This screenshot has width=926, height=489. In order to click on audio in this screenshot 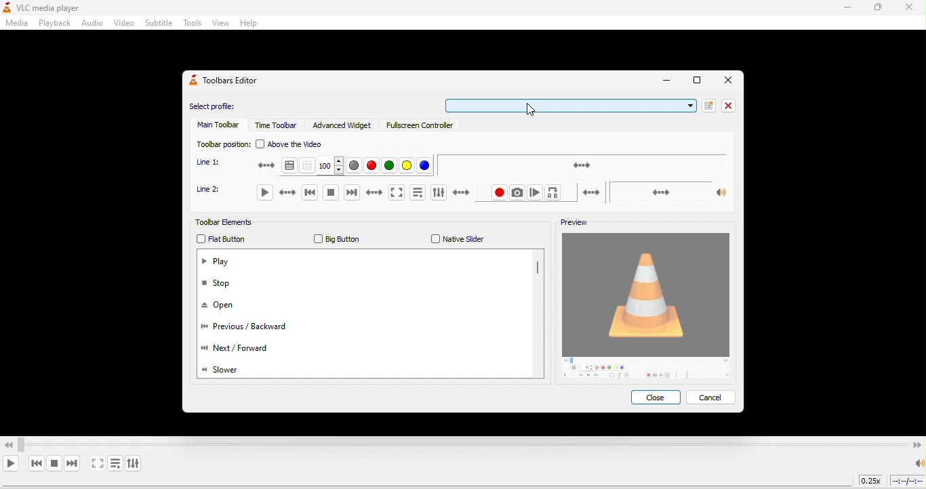, I will do `click(92, 24)`.